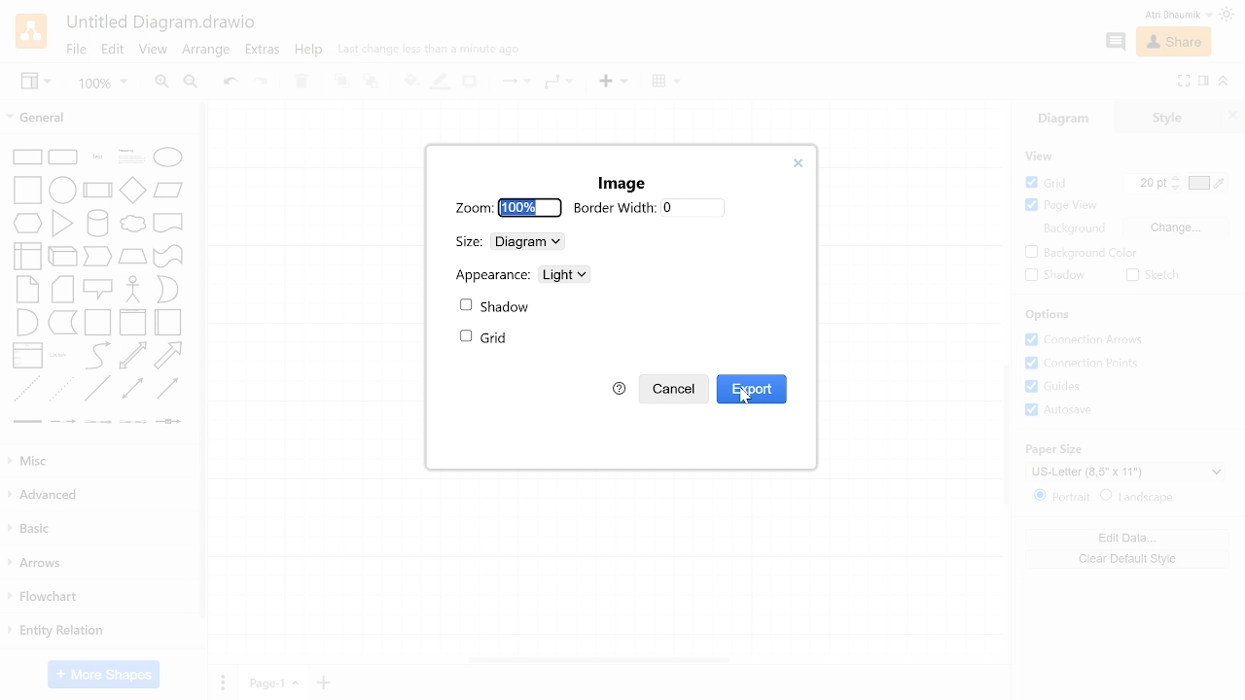 This screenshot has width=1245, height=700. What do you see at coordinates (672, 206) in the screenshot?
I see `0` at bounding box center [672, 206].